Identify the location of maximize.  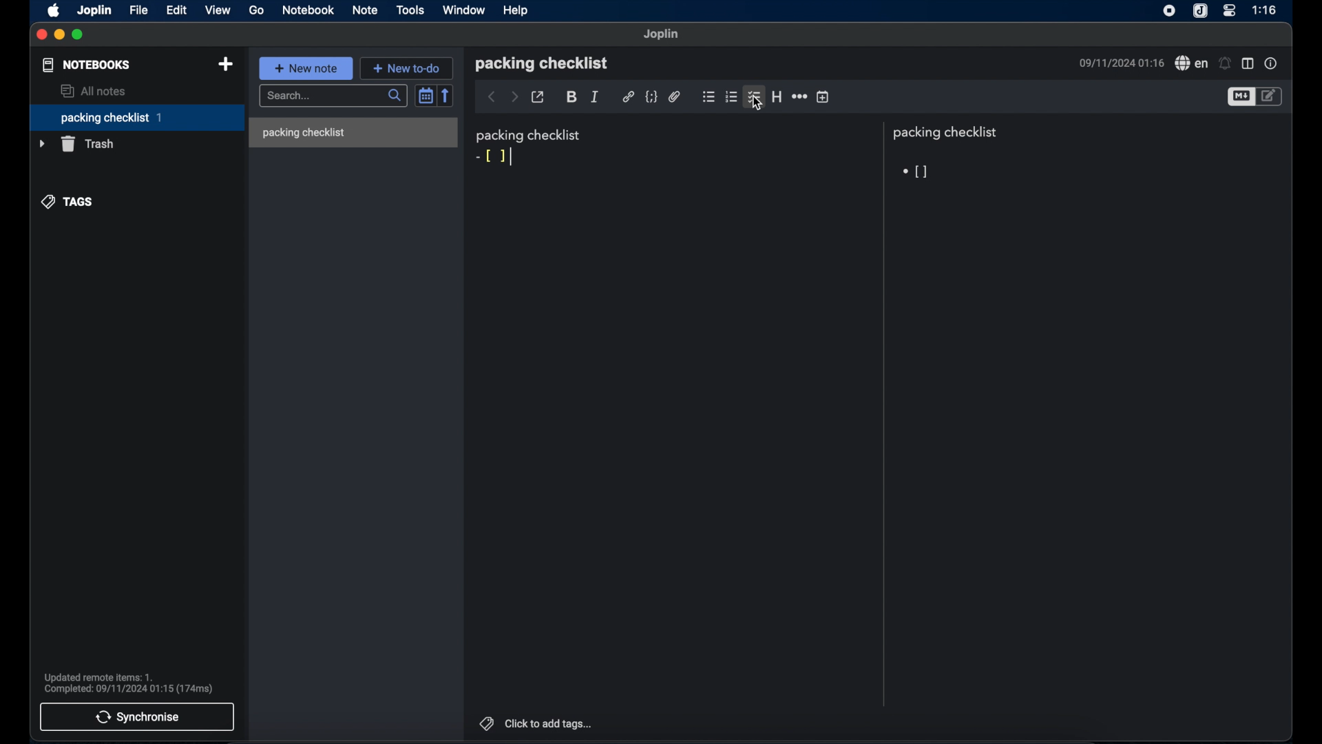
(78, 35).